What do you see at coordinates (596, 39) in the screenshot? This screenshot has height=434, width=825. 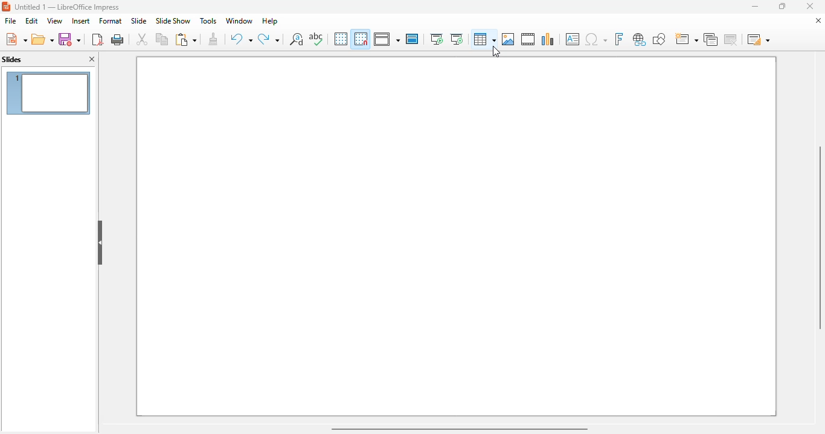 I see `insert special characters` at bounding box center [596, 39].